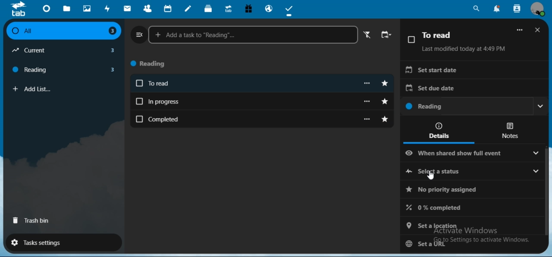  What do you see at coordinates (139, 83) in the screenshot?
I see `Checkbox` at bounding box center [139, 83].